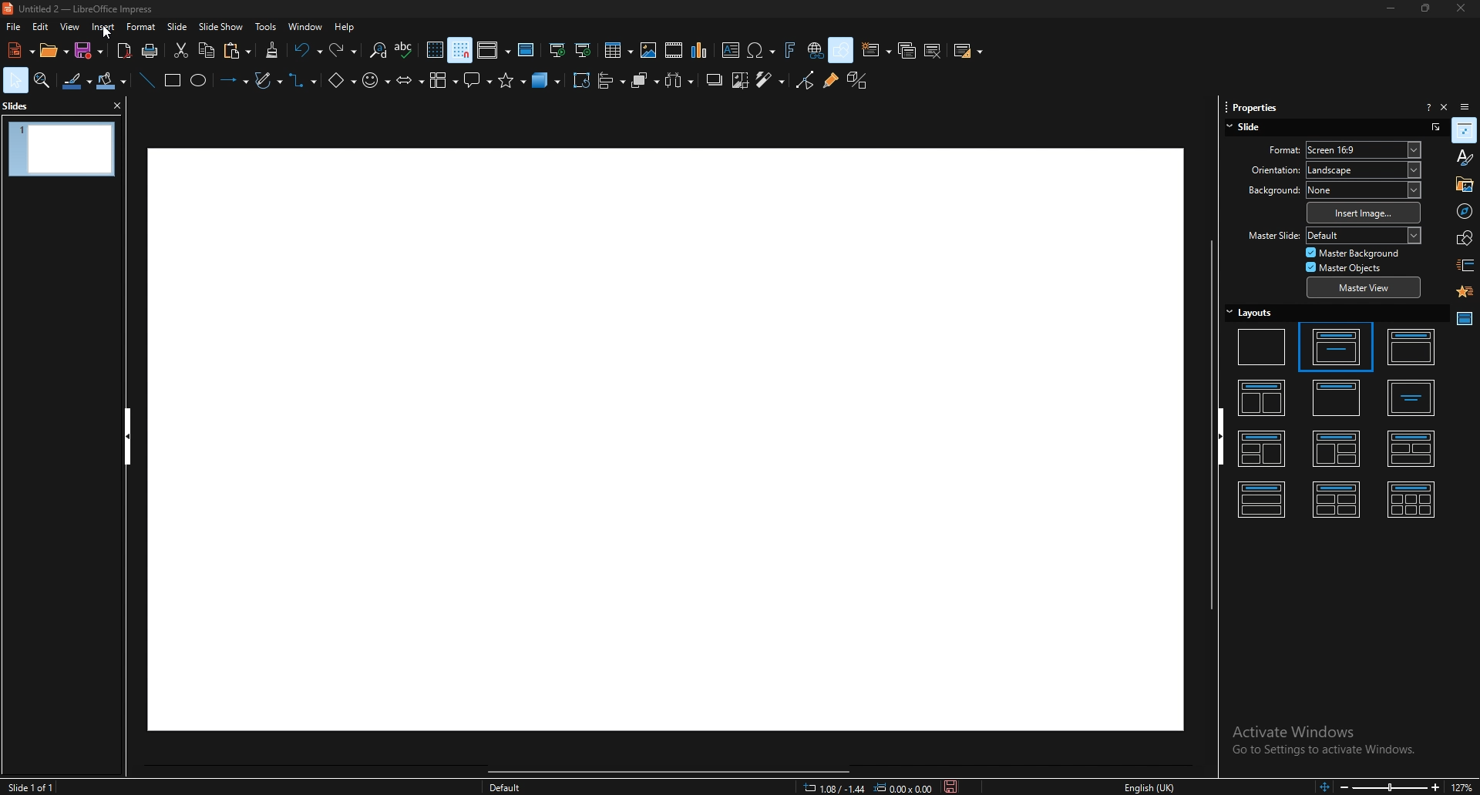 The width and height of the screenshot is (1480, 795). I want to click on cut, so click(179, 51).